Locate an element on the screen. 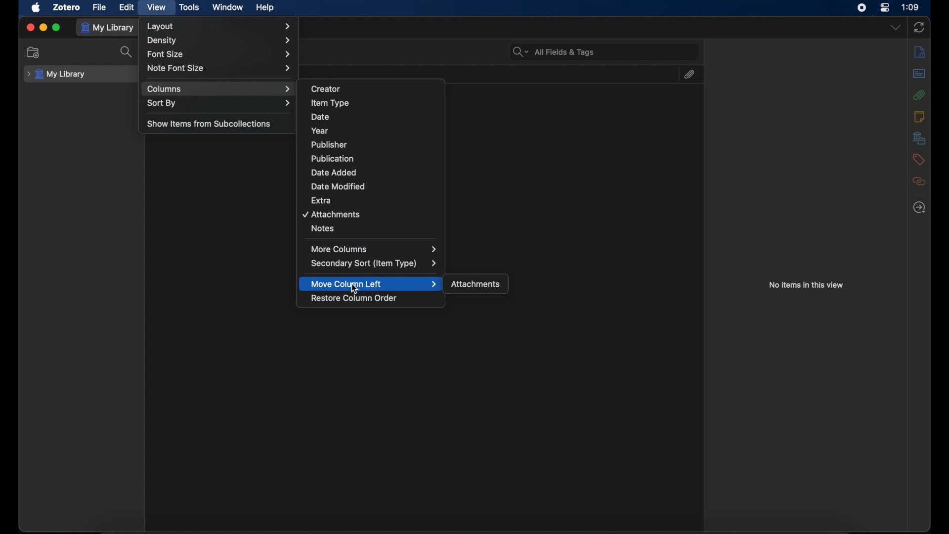  apple is located at coordinates (37, 8).